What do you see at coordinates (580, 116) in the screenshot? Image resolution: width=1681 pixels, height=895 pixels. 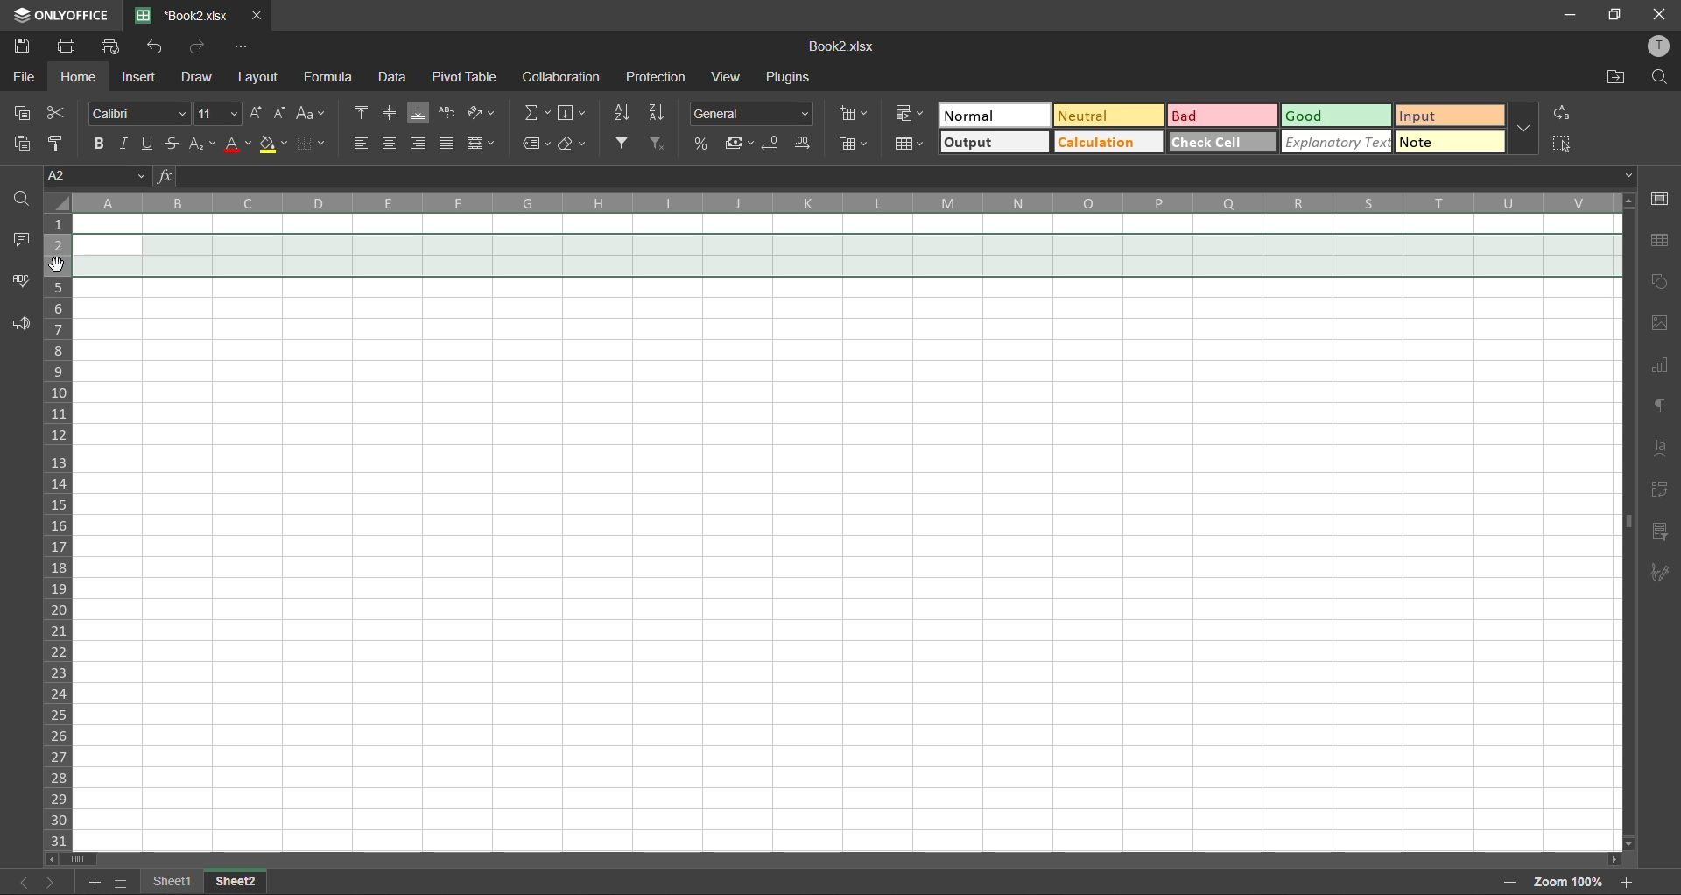 I see `fields` at bounding box center [580, 116].